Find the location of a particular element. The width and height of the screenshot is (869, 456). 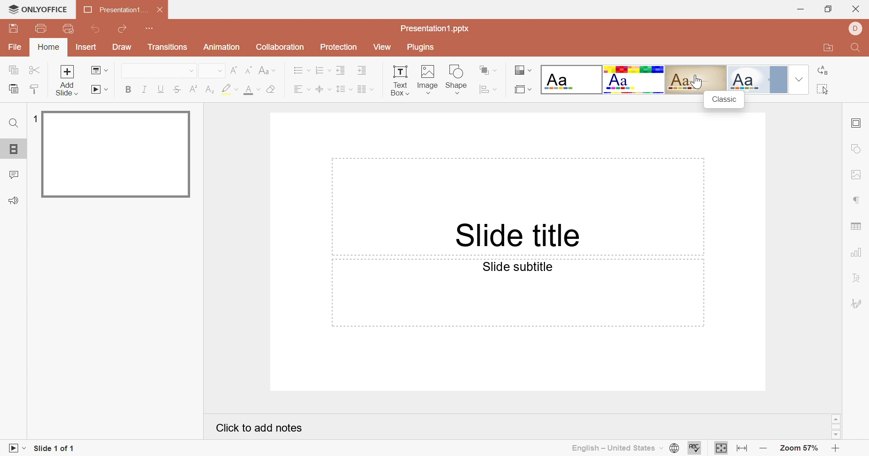

Table settings is located at coordinates (857, 228).